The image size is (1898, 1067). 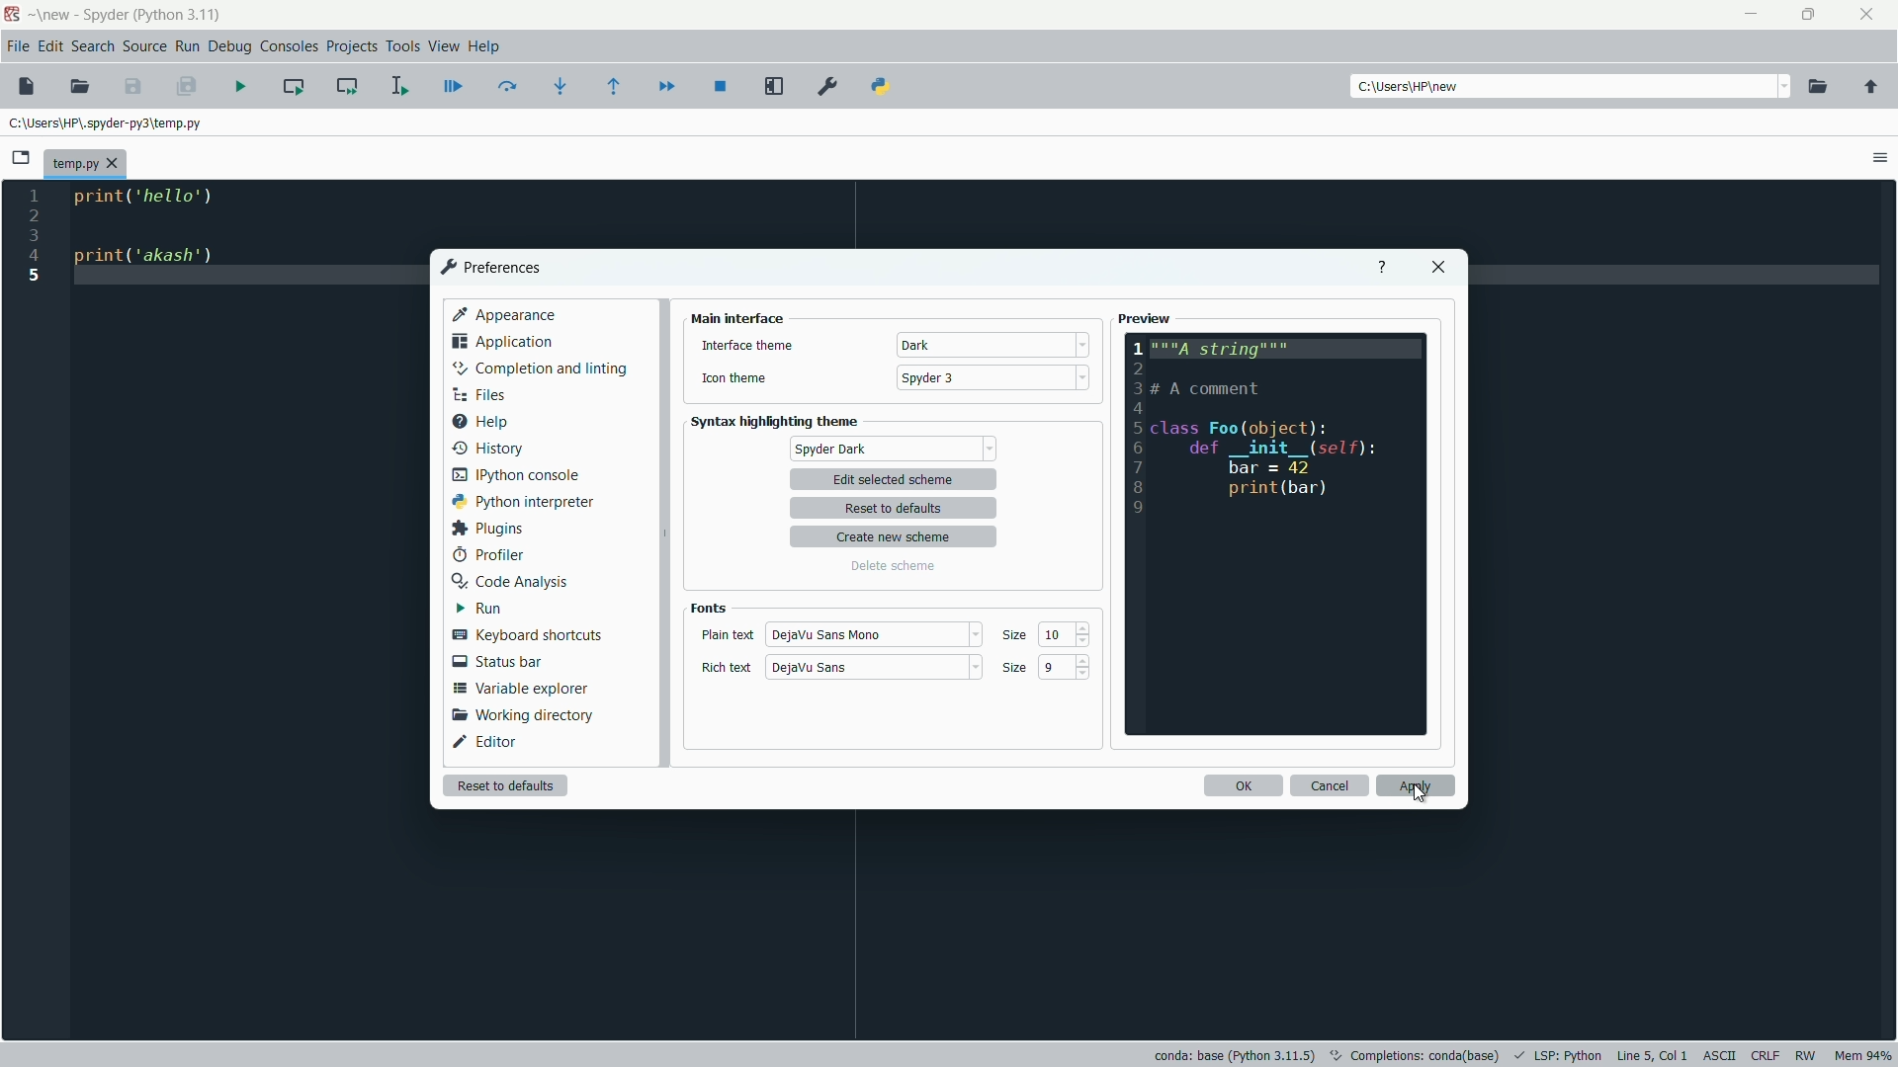 I want to click on app name, so click(x=103, y=14).